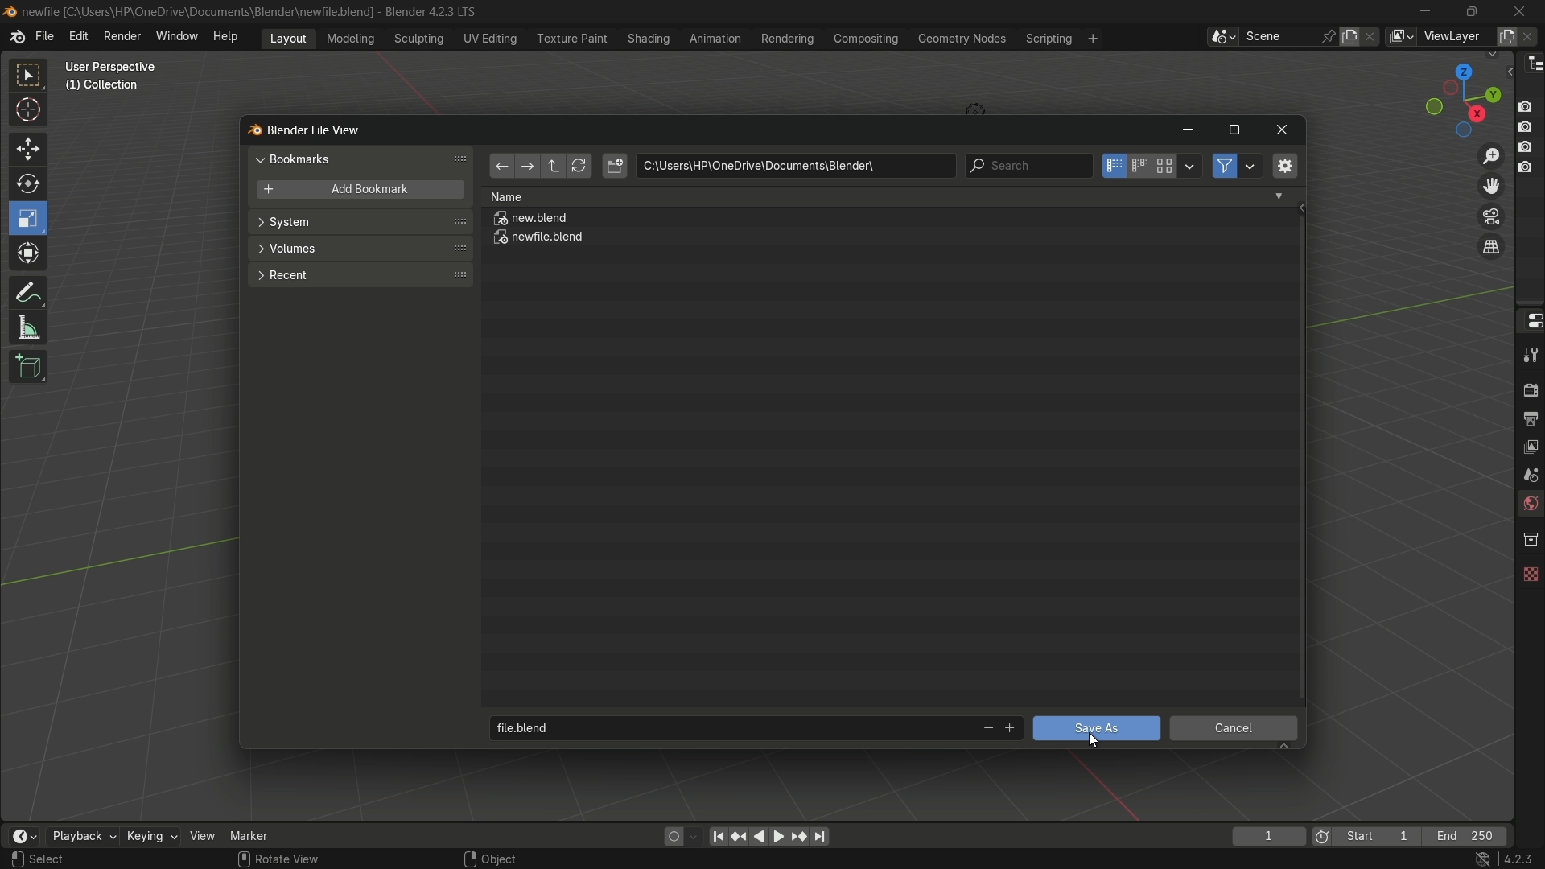 The height and width of the screenshot is (869, 1545). What do you see at coordinates (78, 36) in the screenshot?
I see `edit menu` at bounding box center [78, 36].